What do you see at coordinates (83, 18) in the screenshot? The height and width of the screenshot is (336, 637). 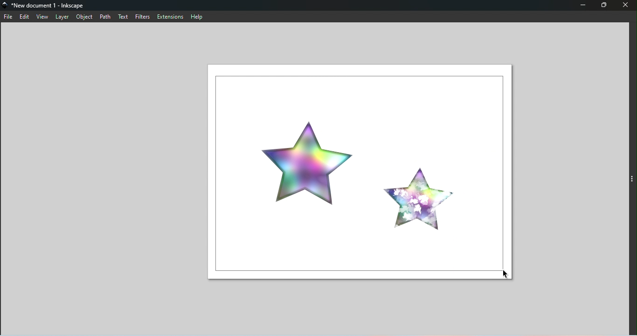 I see `Object` at bounding box center [83, 18].